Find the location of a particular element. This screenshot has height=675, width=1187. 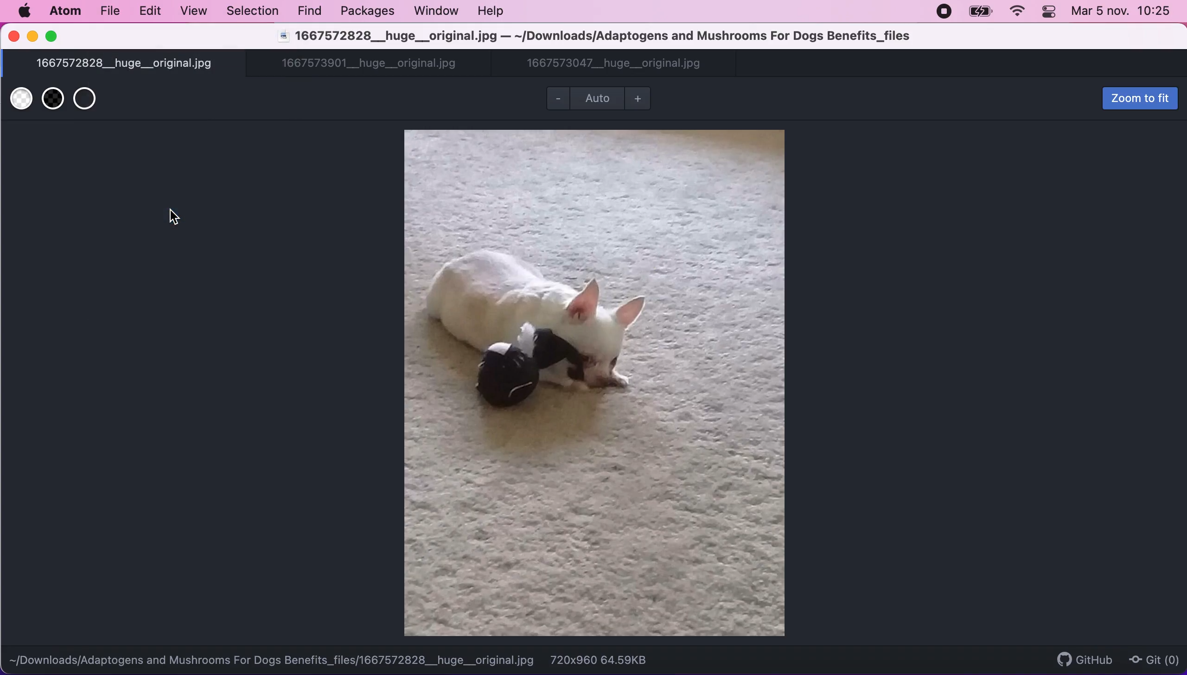

1667572828__huge__original.jpg is located at coordinates (125, 64).